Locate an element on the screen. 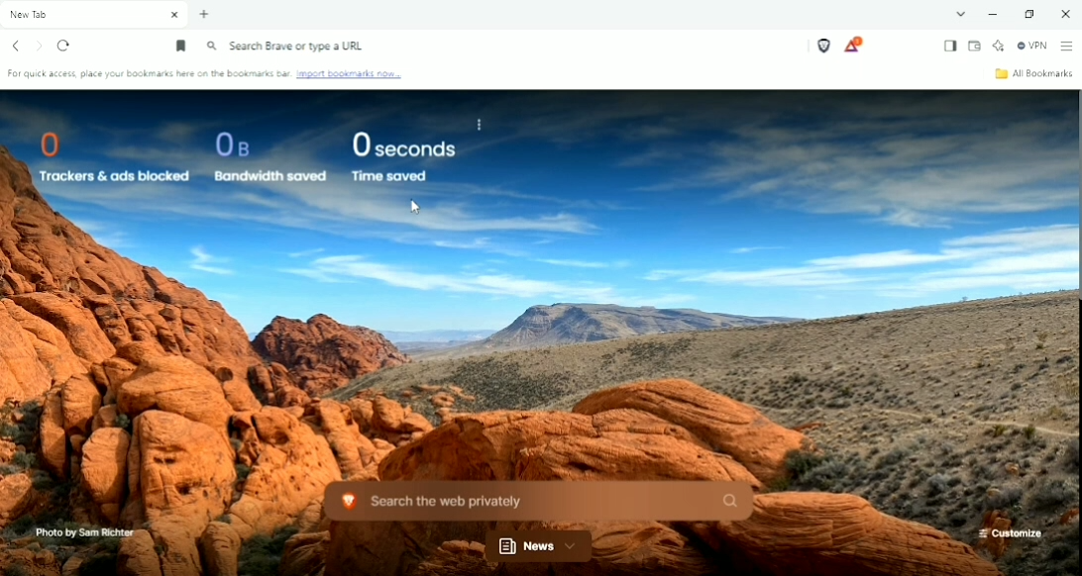  Bookmark added is located at coordinates (182, 46).